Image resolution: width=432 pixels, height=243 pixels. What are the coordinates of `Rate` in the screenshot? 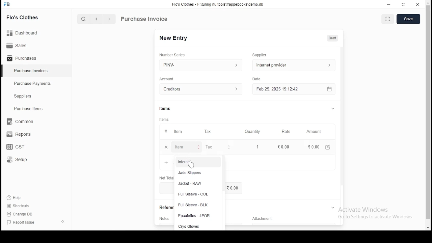 It's located at (289, 131).